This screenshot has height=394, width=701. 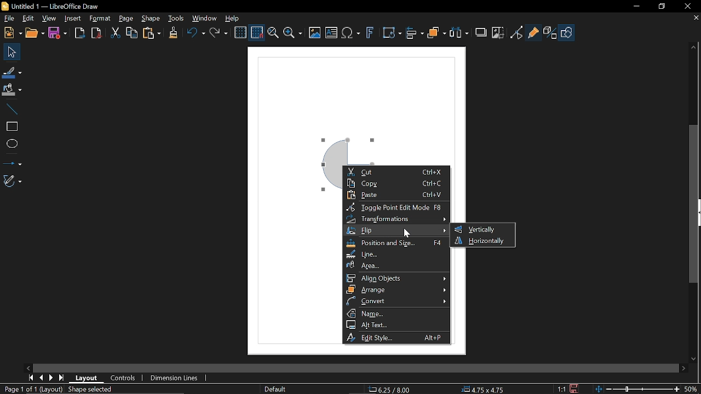 I want to click on Help, so click(x=233, y=19).